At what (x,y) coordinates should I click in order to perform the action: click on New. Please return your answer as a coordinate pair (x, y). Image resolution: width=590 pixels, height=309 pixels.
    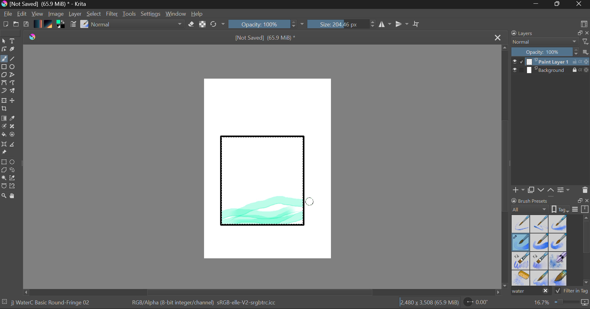
    Looking at the image, I should click on (5, 25).